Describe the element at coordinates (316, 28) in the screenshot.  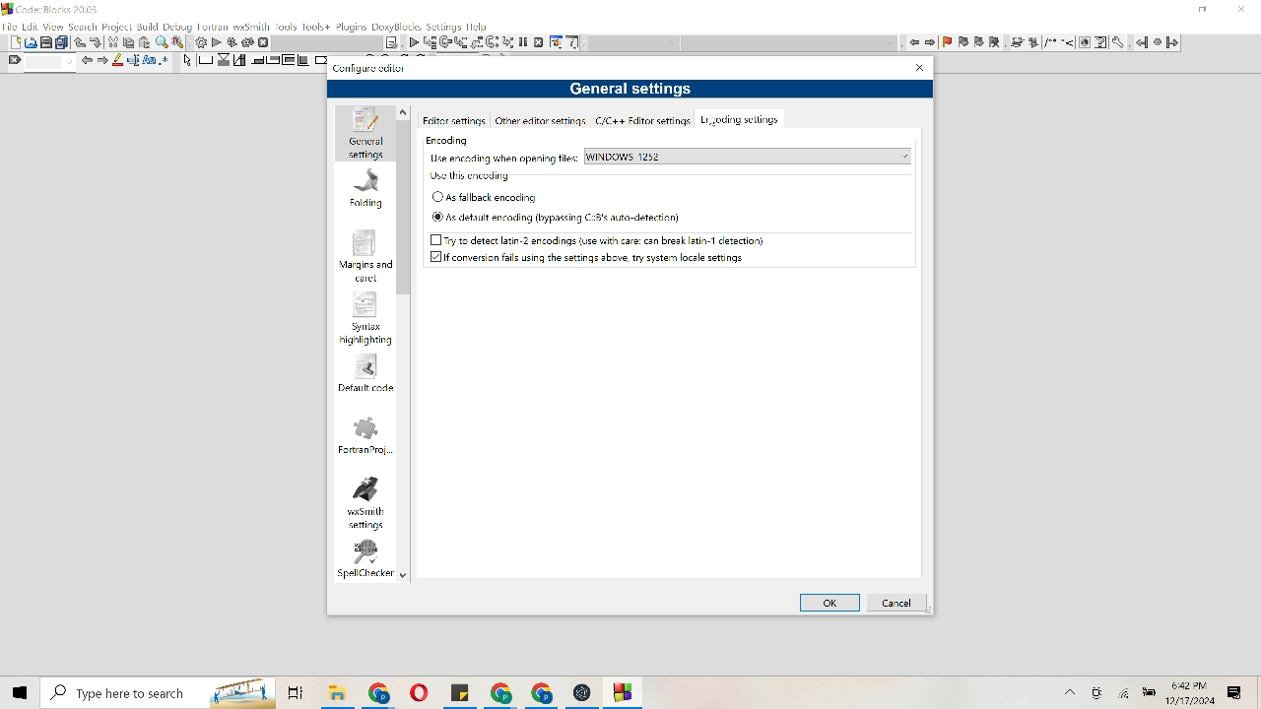
I see `Tools+` at that location.